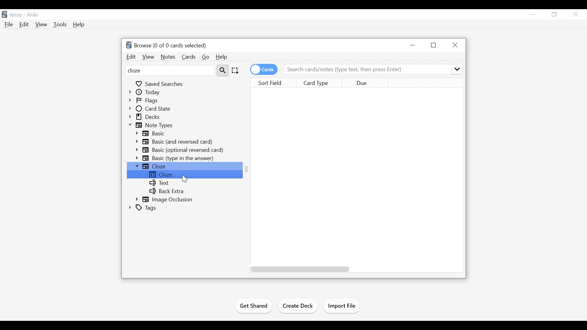 The image size is (587, 330). What do you see at coordinates (166, 200) in the screenshot?
I see `Image Oclusion` at bounding box center [166, 200].